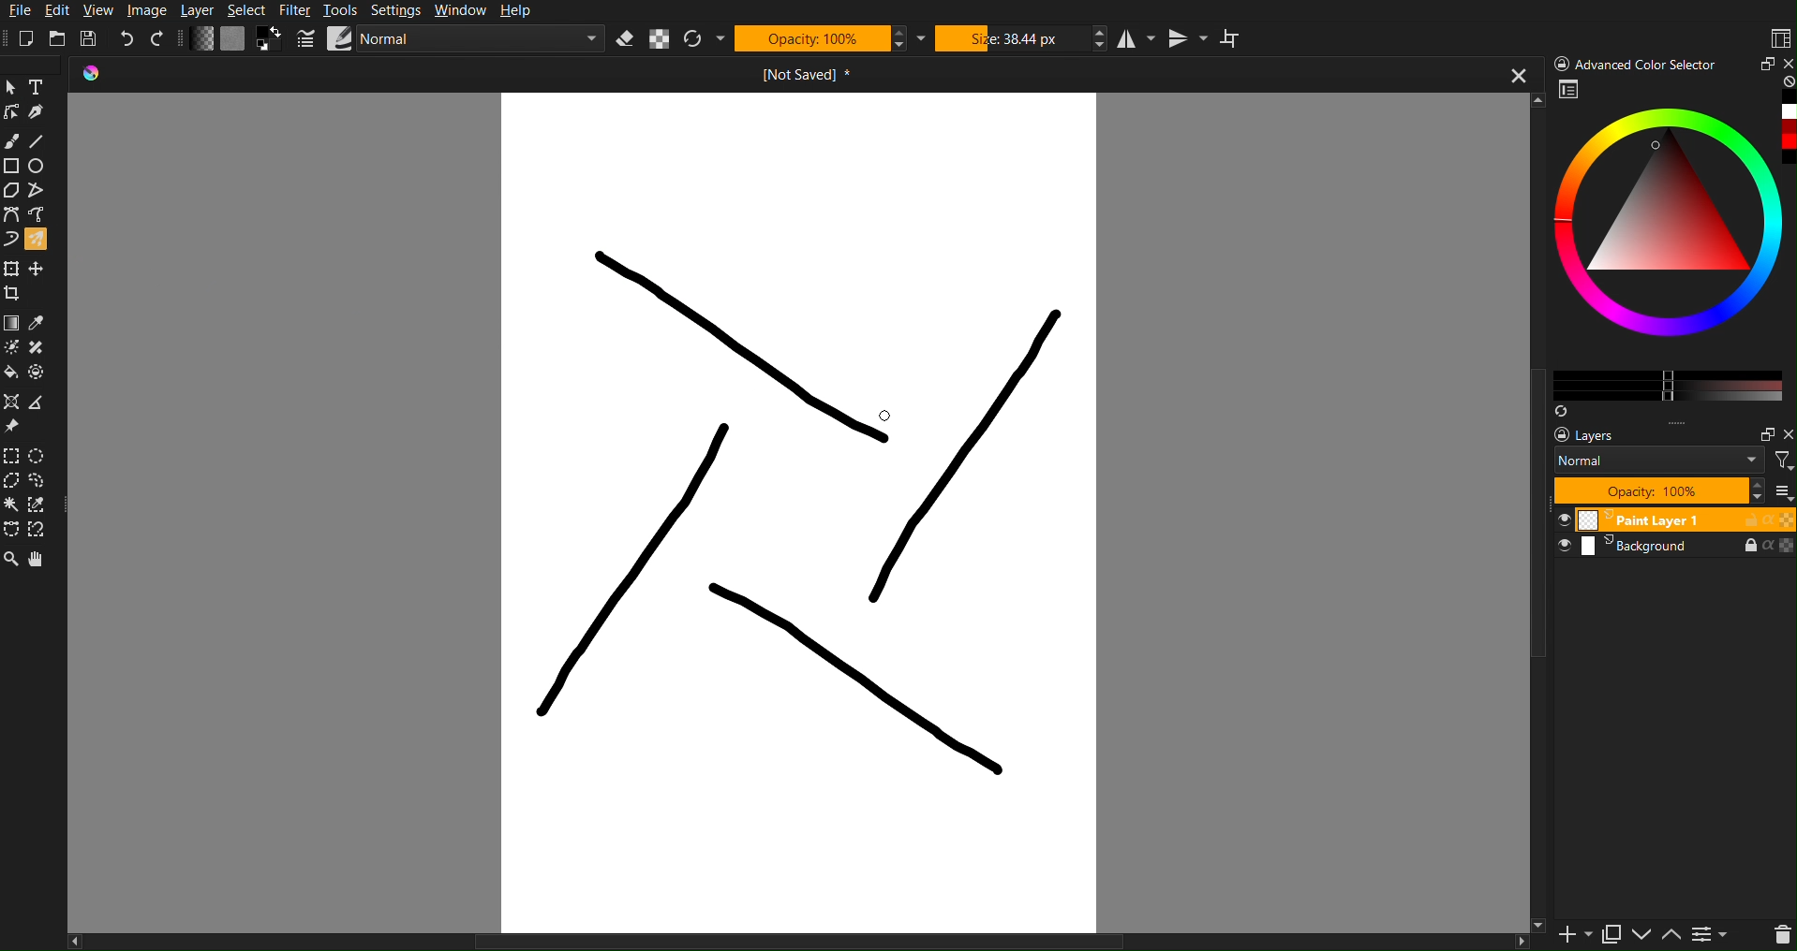 This screenshot has height=951, width=1797. I want to click on Texture, so click(233, 39).